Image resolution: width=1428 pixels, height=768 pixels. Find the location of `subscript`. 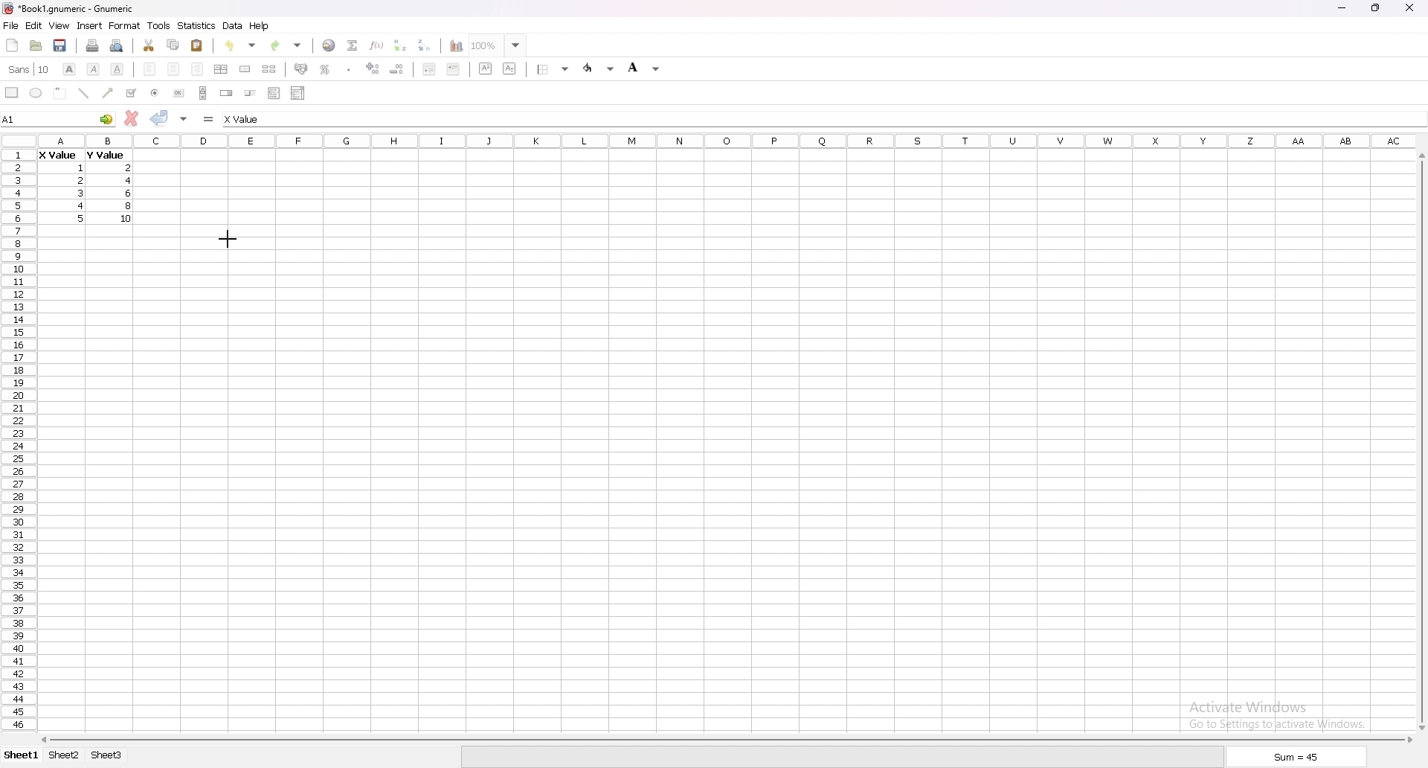

subscript is located at coordinates (510, 68).